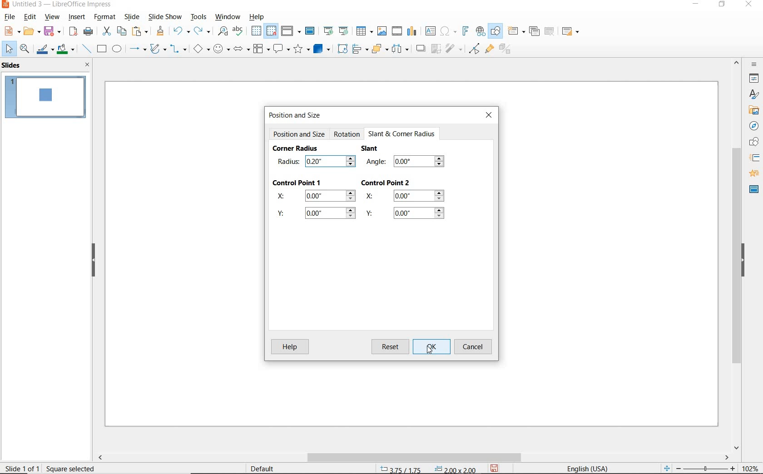  What do you see at coordinates (322, 48) in the screenshot?
I see `3d objects` at bounding box center [322, 48].